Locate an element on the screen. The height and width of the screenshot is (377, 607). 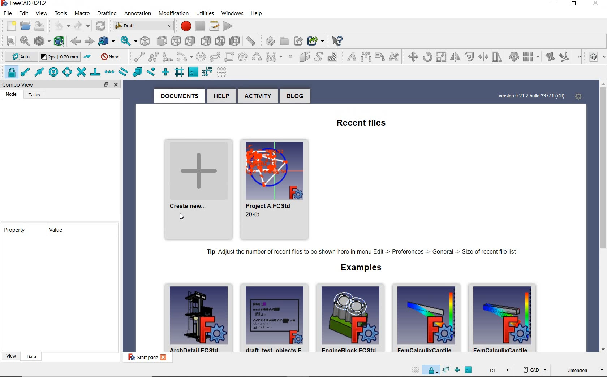
system name is located at coordinates (25, 4).